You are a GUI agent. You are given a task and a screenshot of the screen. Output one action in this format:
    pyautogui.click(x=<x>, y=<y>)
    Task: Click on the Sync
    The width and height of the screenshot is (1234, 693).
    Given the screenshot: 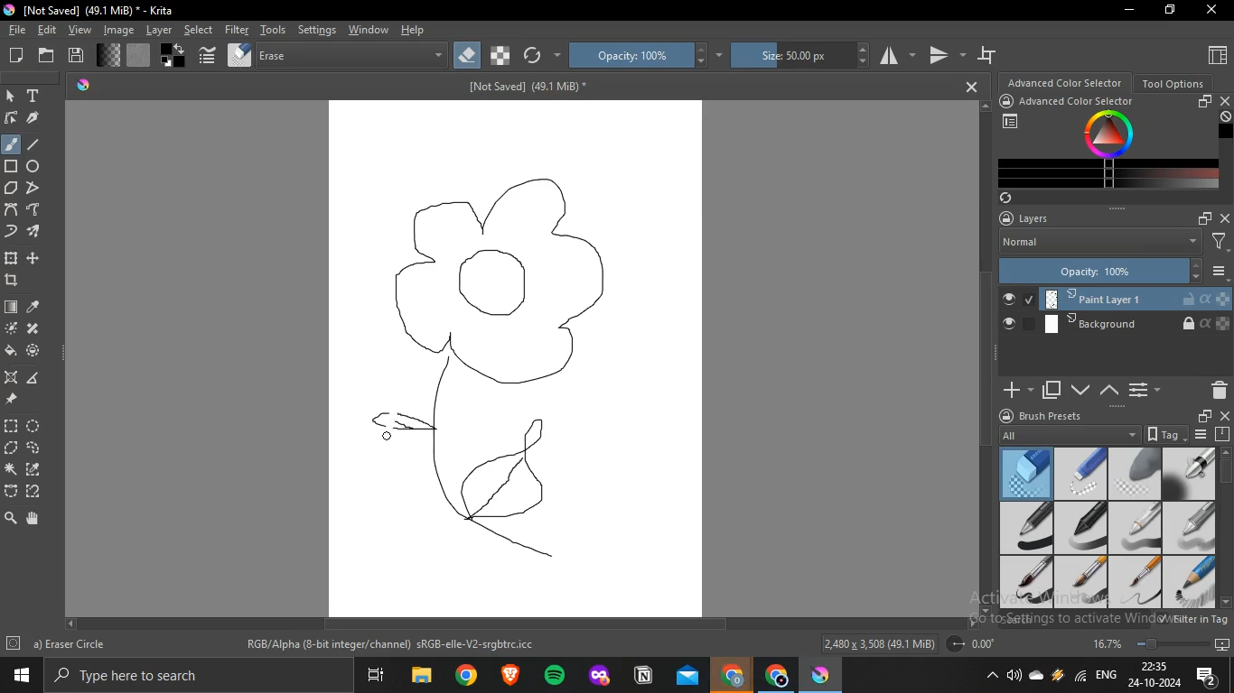 What is the action you would take?
    pyautogui.click(x=1009, y=198)
    